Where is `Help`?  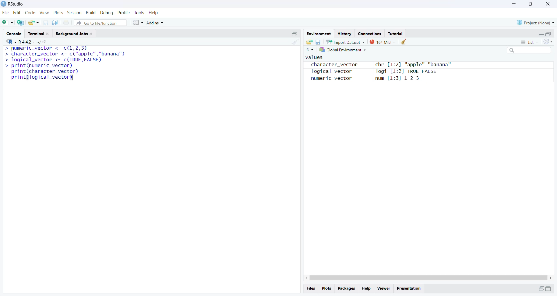 Help is located at coordinates (154, 13).